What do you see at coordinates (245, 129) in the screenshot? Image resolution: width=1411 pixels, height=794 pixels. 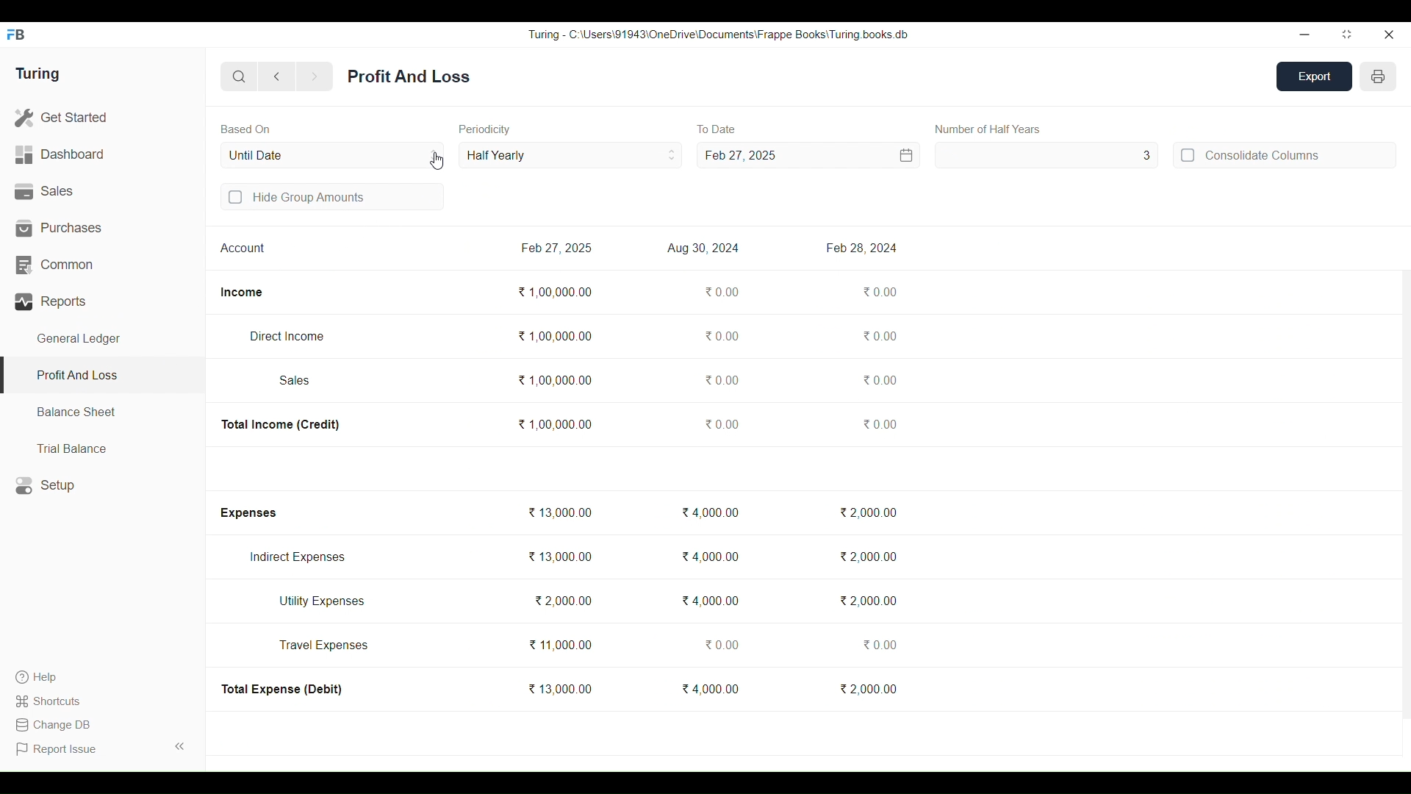 I see `Based On` at bounding box center [245, 129].